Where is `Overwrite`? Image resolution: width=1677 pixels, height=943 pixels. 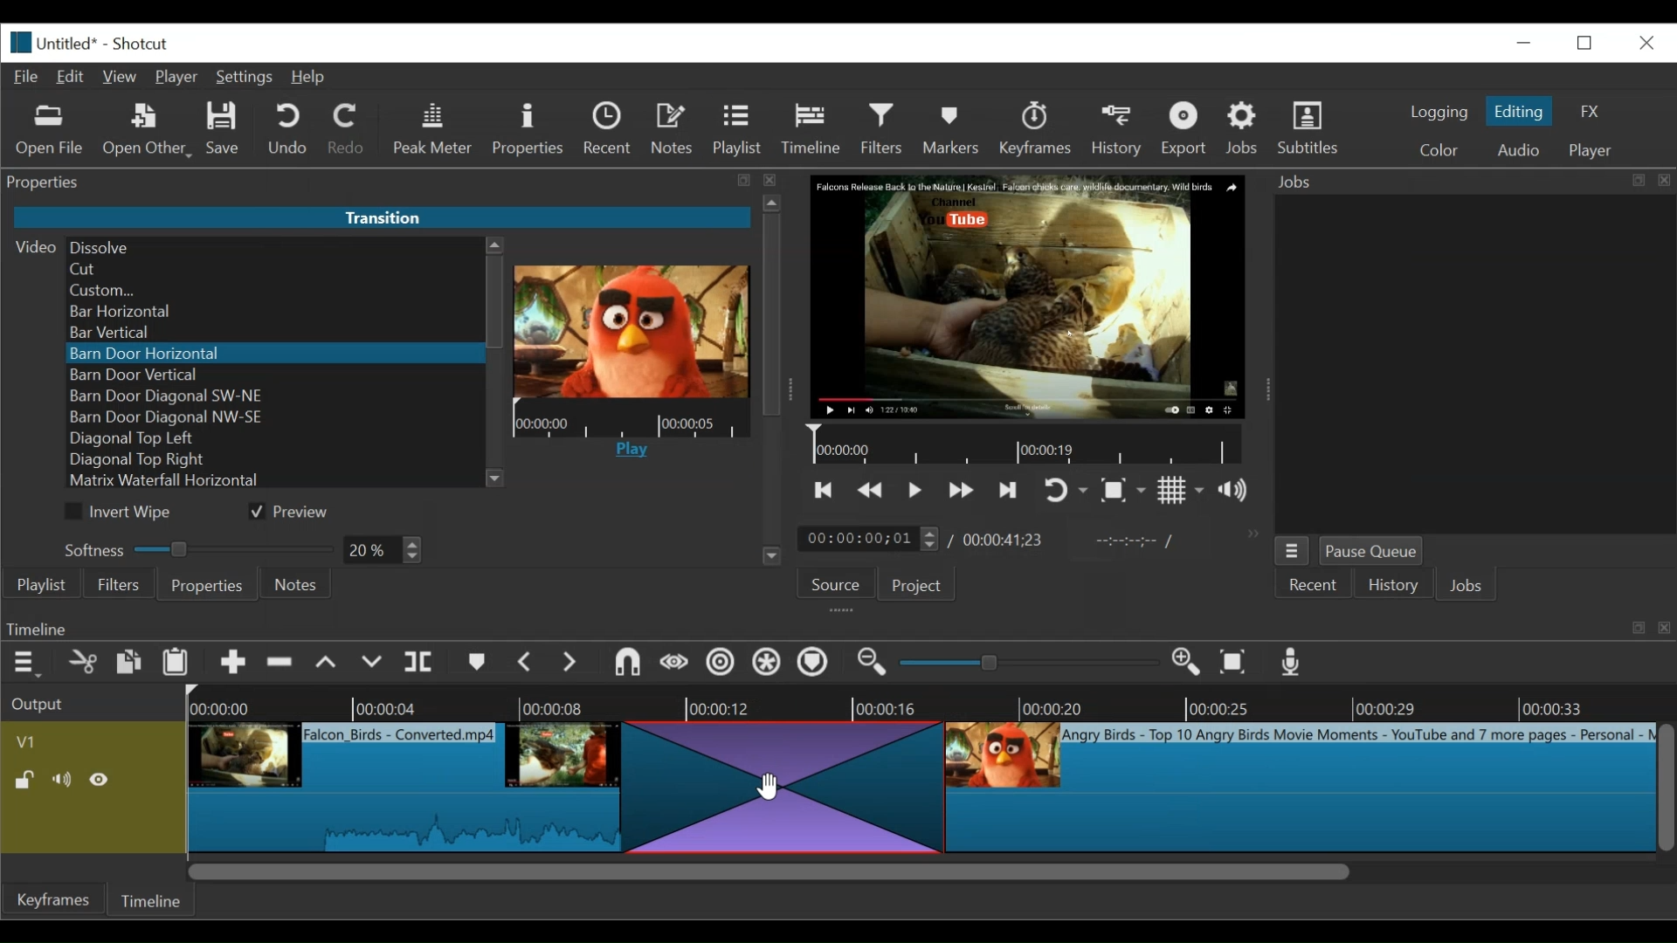 Overwrite is located at coordinates (370, 662).